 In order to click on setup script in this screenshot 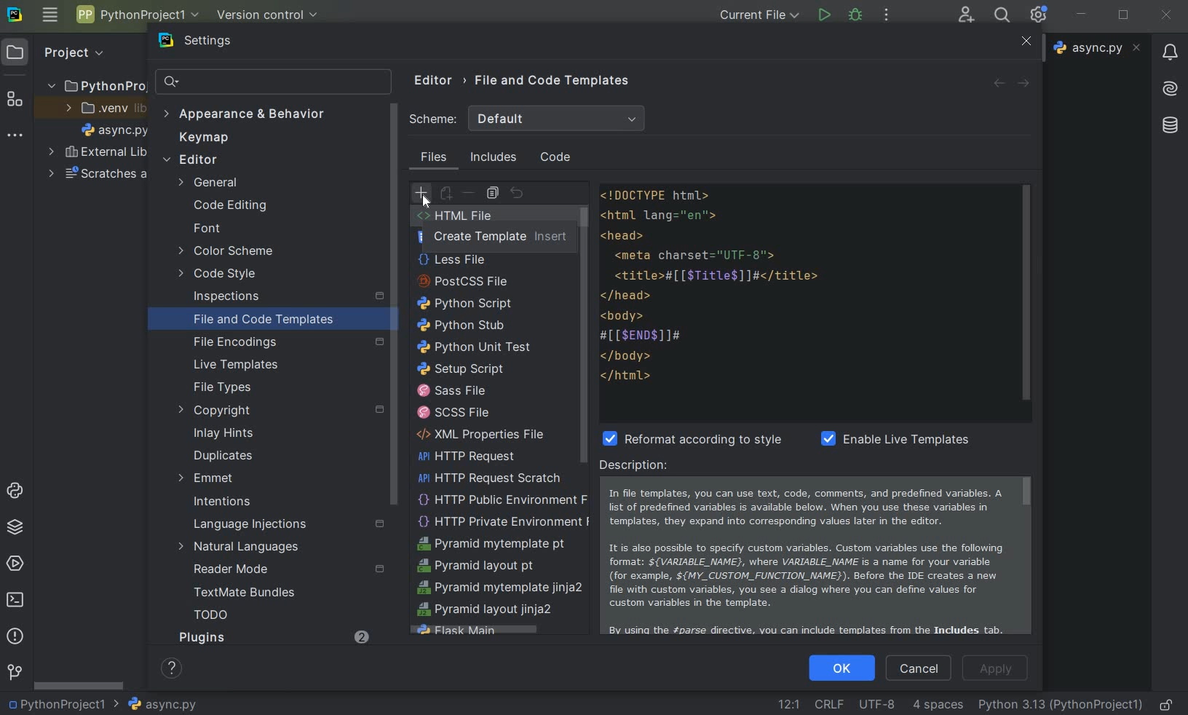, I will do `click(461, 369)`.